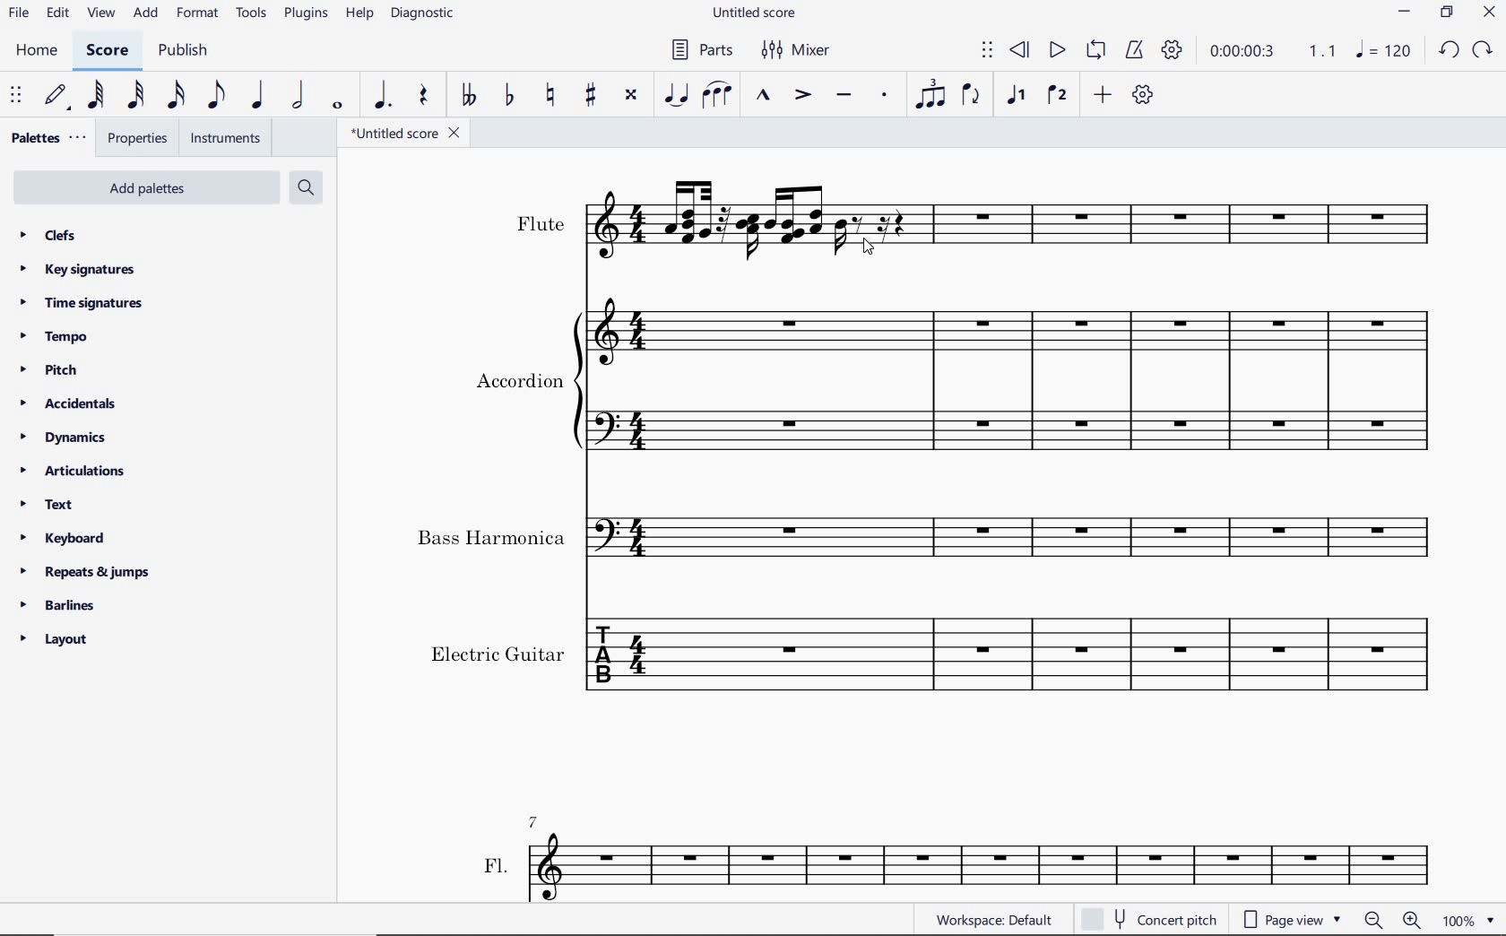 The image size is (1506, 936). I want to click on quarter note, so click(257, 96).